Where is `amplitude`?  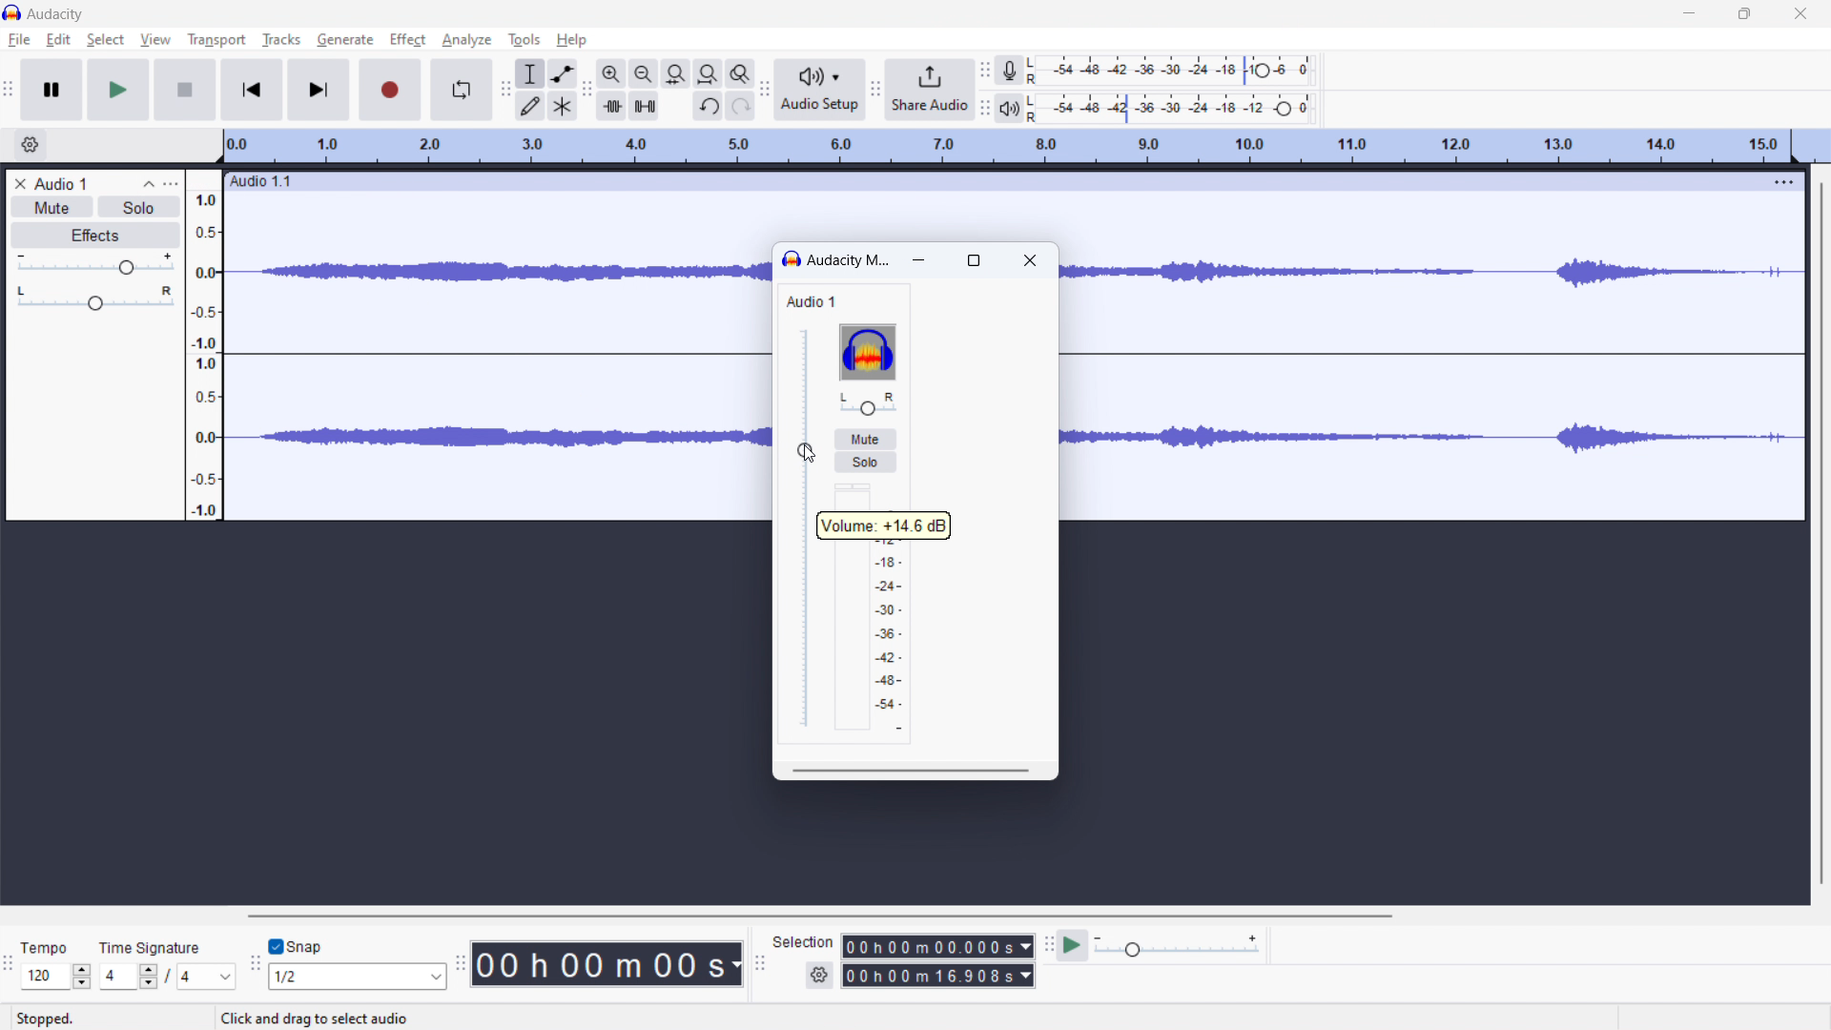
amplitude is located at coordinates (205, 345).